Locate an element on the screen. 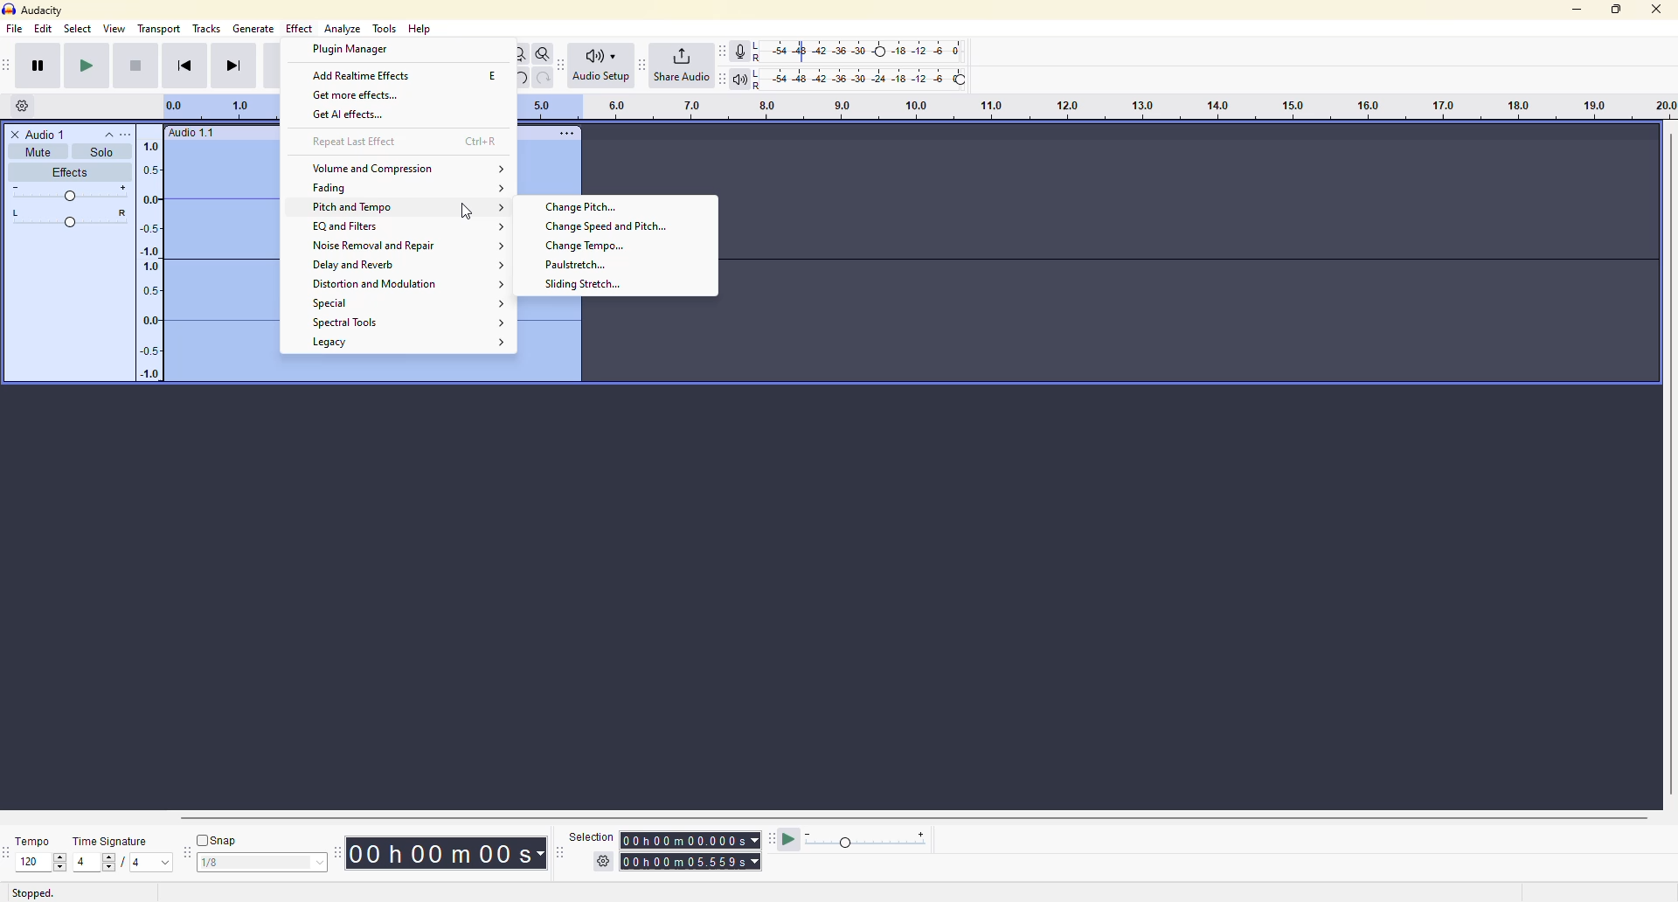 Image resolution: width=1678 pixels, height=902 pixels. time is located at coordinates (693, 862).